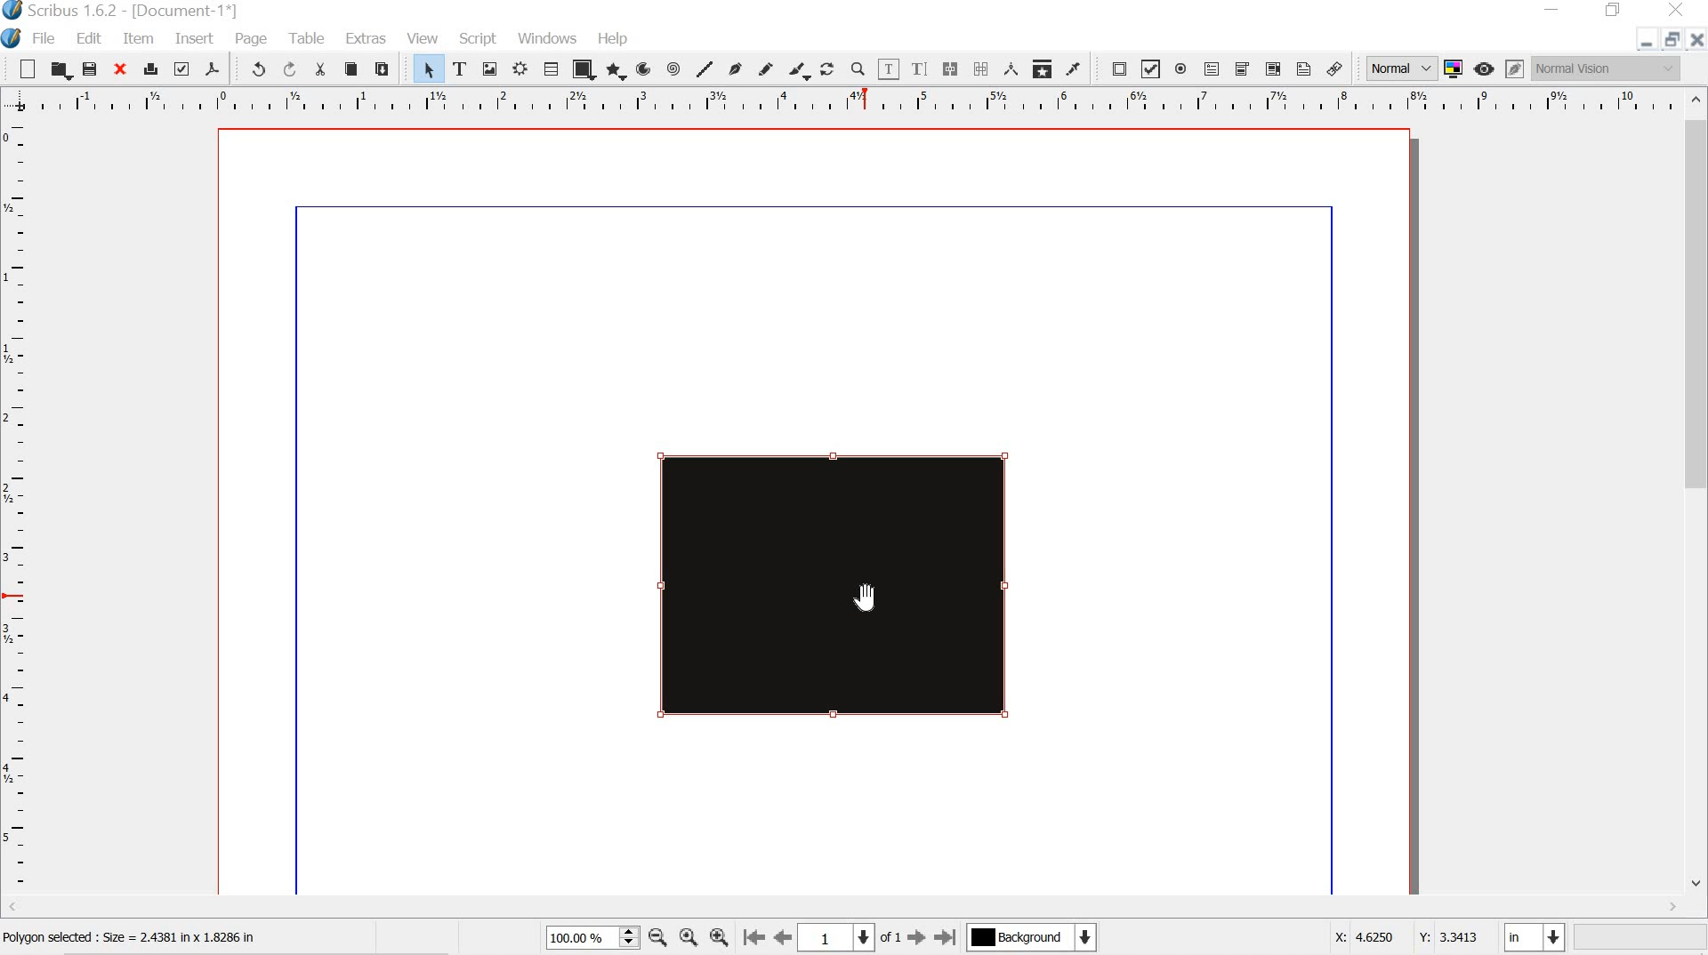 The height and width of the screenshot is (955, 1708). What do you see at coordinates (1610, 68) in the screenshot?
I see `Normal vision` at bounding box center [1610, 68].